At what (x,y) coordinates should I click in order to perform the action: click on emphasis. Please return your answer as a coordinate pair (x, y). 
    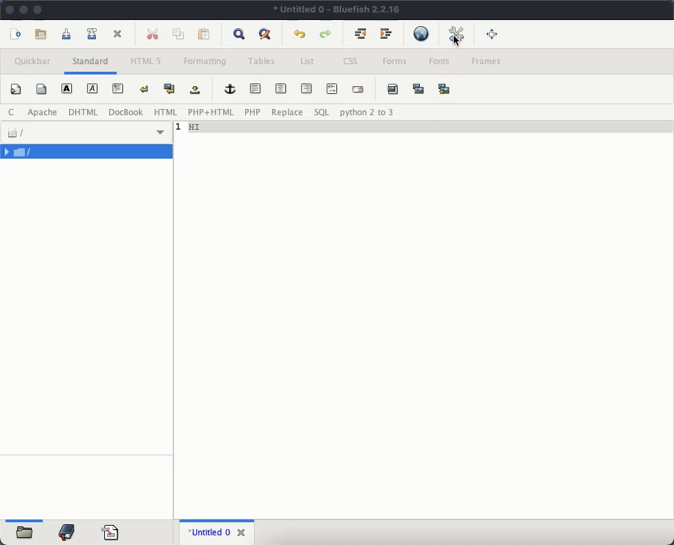
    Looking at the image, I should click on (93, 88).